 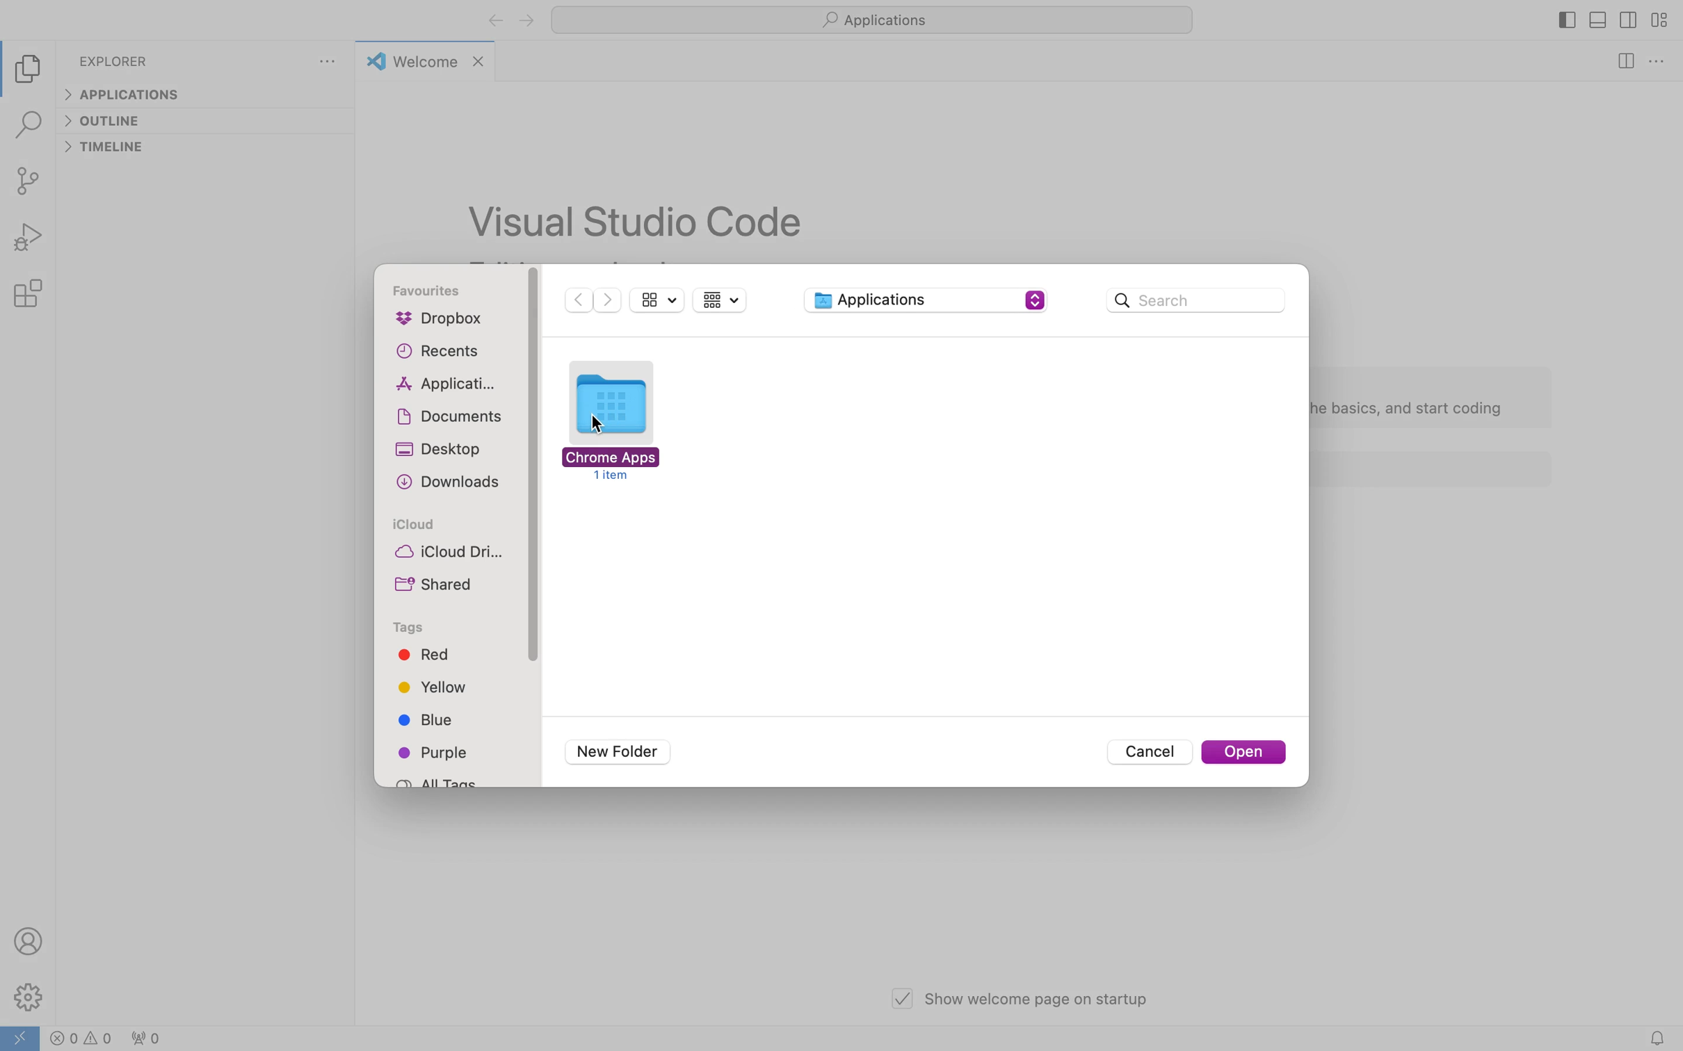 I want to click on toggle panel, so click(x=1597, y=20).